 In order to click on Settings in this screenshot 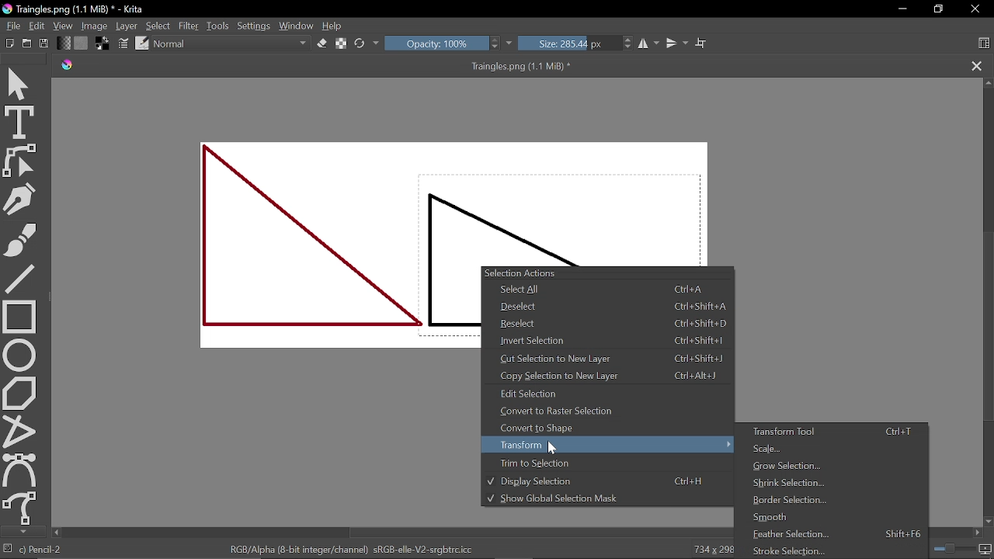, I will do `click(254, 26)`.